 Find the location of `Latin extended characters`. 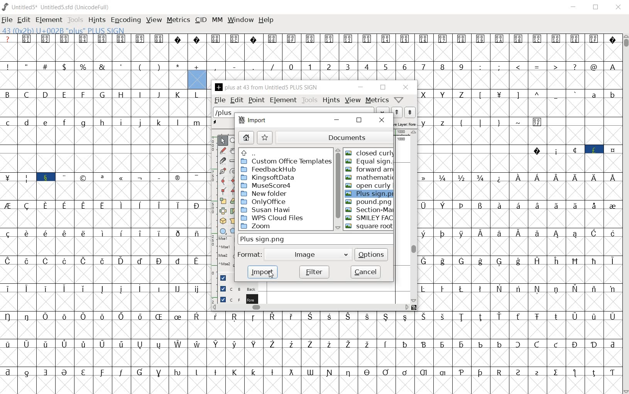

Latin extended characters is located at coordinates (548, 214).